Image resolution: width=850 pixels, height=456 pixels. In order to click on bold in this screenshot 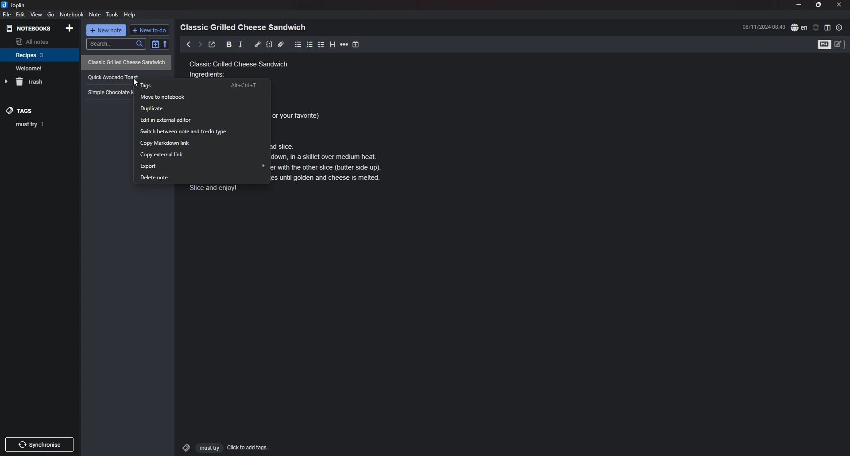, I will do `click(226, 45)`.